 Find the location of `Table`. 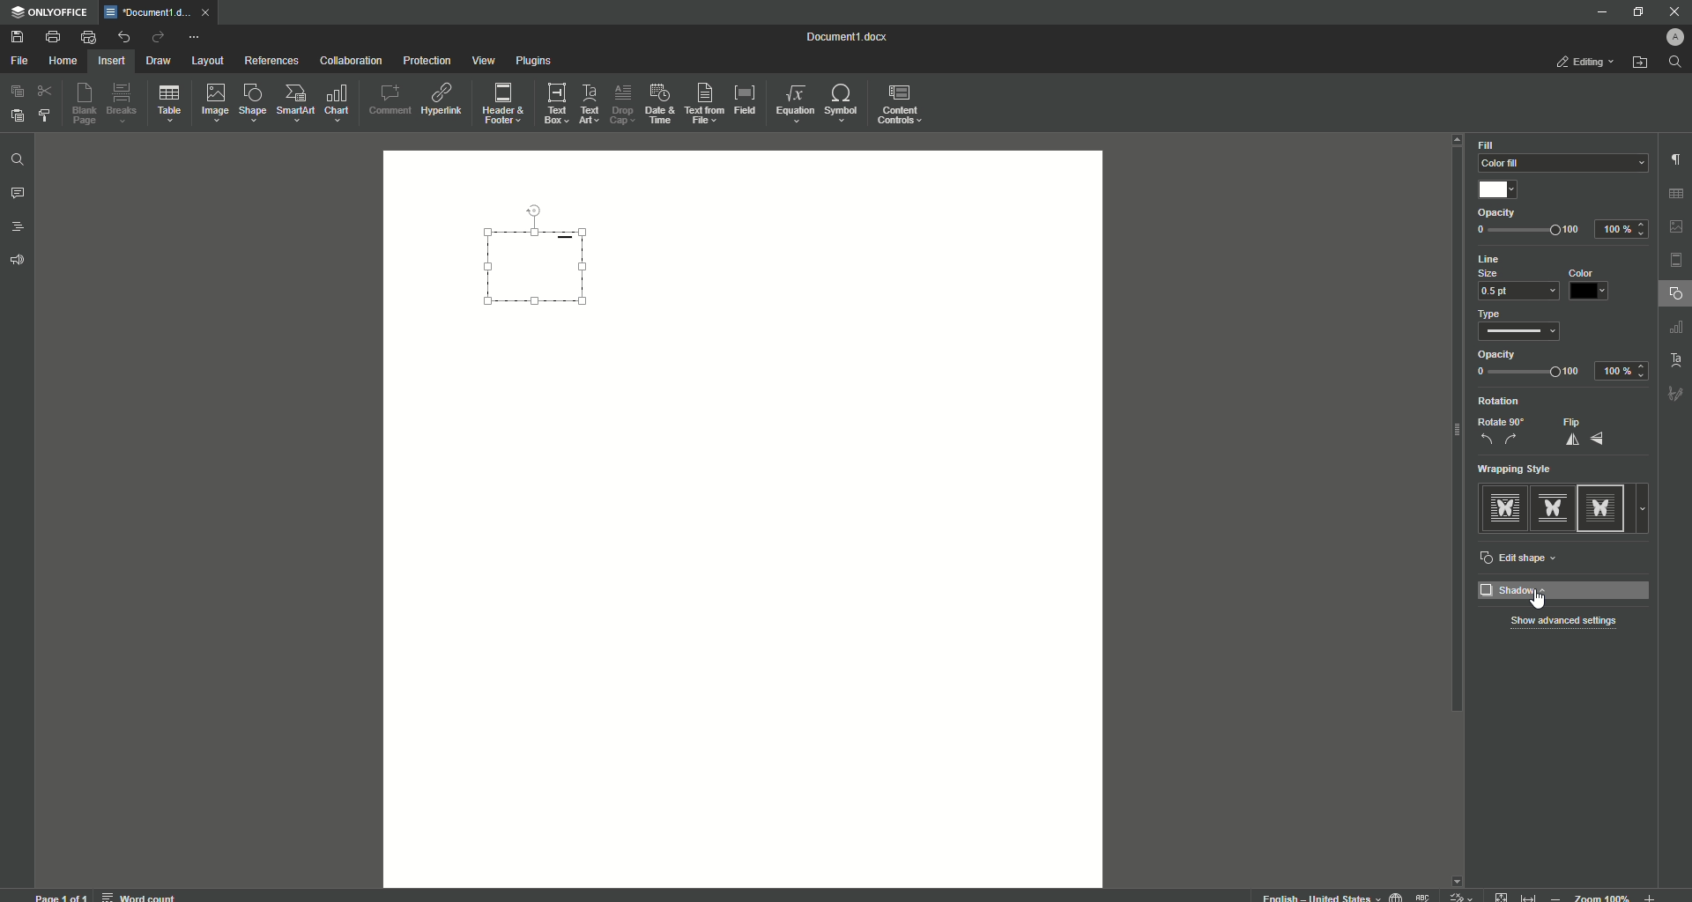

Table is located at coordinates (169, 107).